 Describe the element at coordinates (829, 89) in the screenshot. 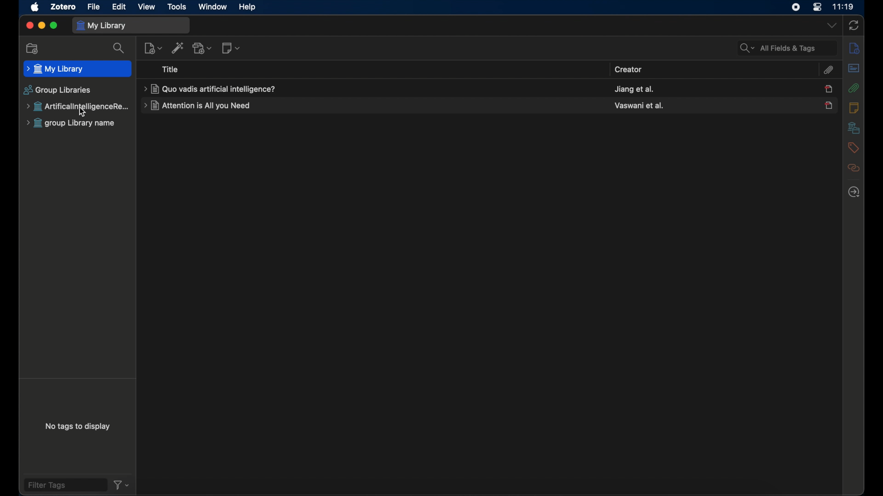

I see `item` at that location.